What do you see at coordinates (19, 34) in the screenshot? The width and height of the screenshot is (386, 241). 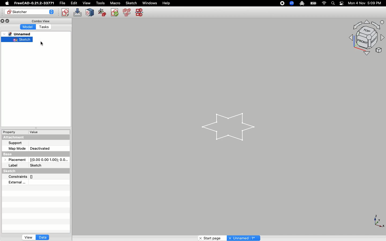 I see `Unnamed` at bounding box center [19, 34].